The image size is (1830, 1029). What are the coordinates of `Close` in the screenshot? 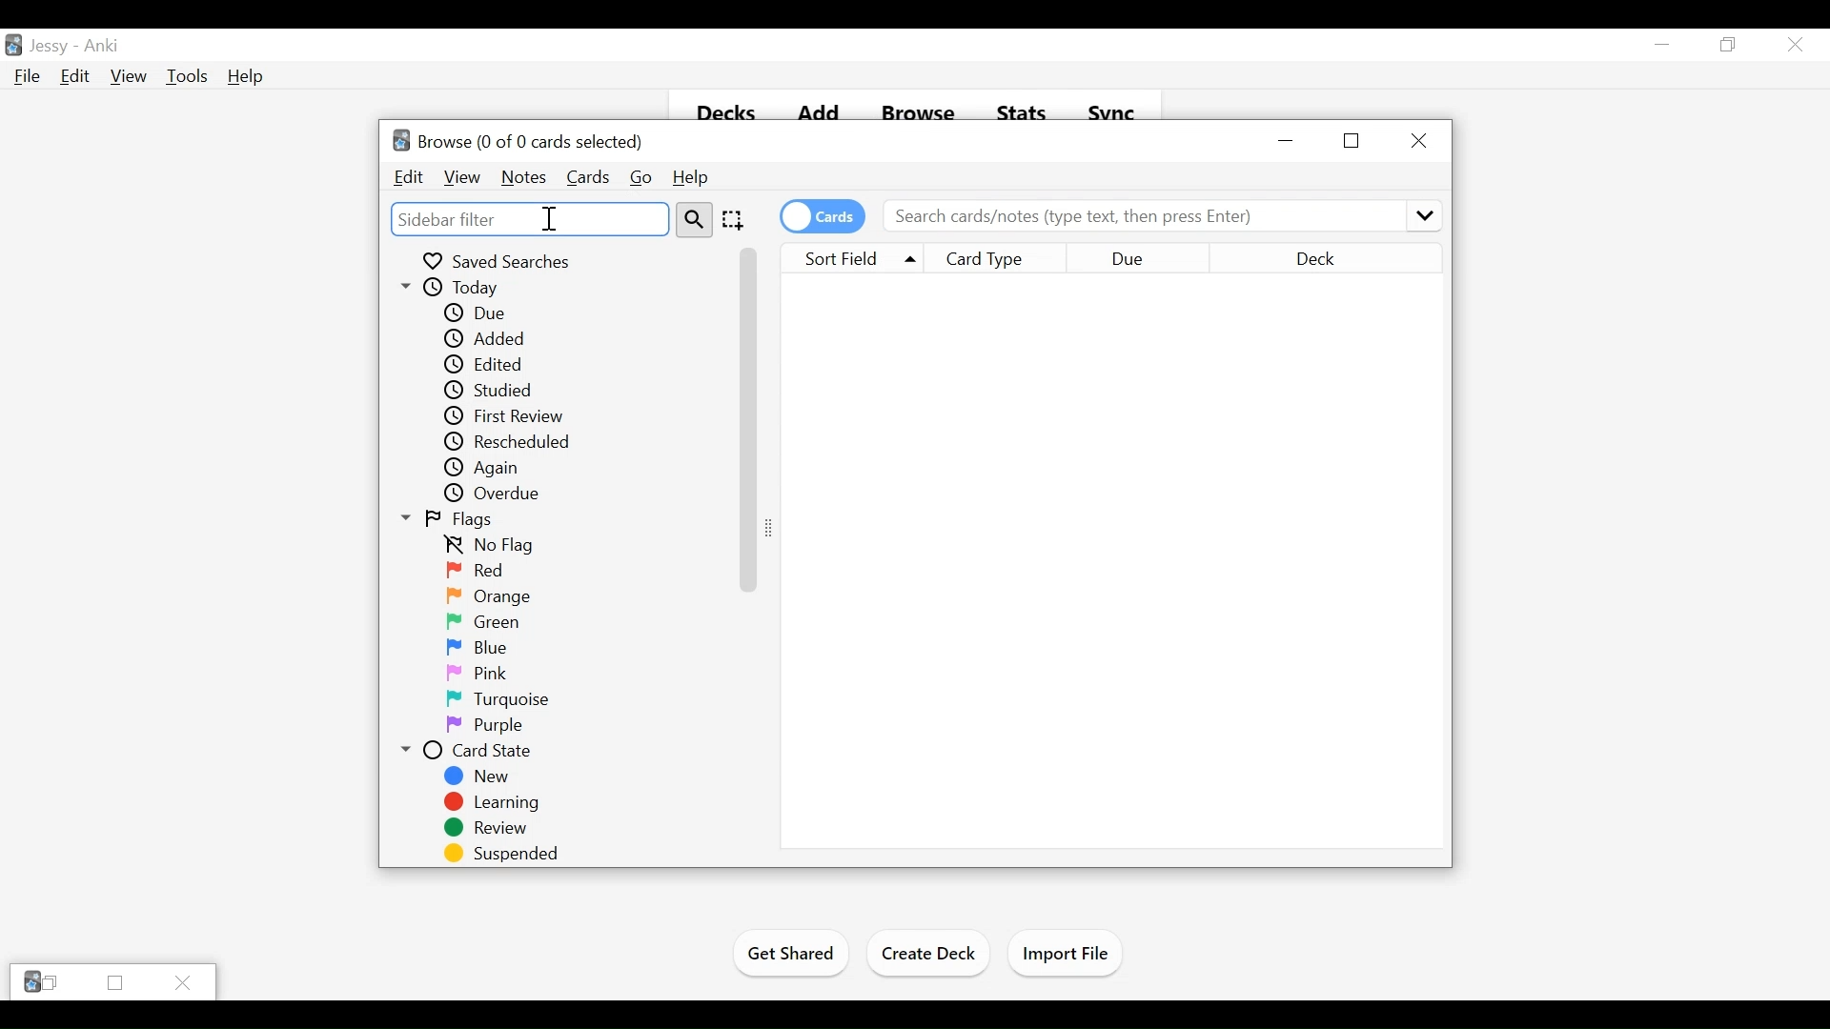 It's located at (1793, 45).